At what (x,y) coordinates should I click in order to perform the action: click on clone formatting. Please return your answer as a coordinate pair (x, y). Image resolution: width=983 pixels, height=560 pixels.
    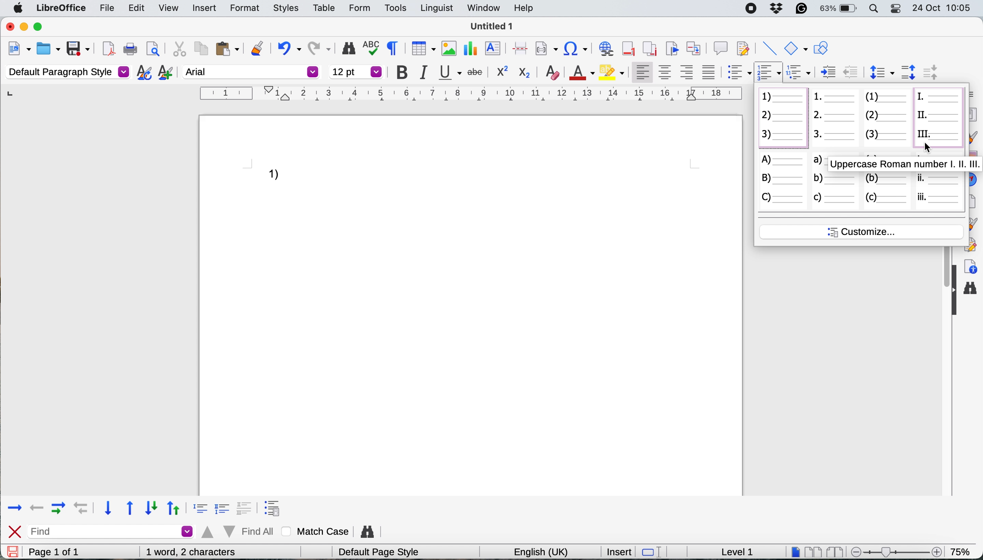
    Looking at the image, I should click on (257, 47).